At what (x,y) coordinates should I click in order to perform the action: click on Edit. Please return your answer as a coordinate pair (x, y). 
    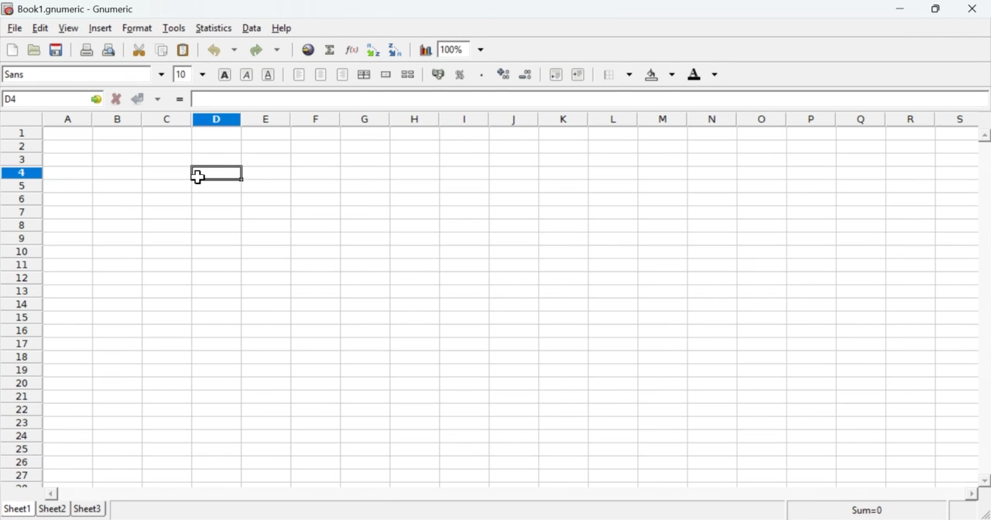
    Looking at the image, I should click on (40, 28).